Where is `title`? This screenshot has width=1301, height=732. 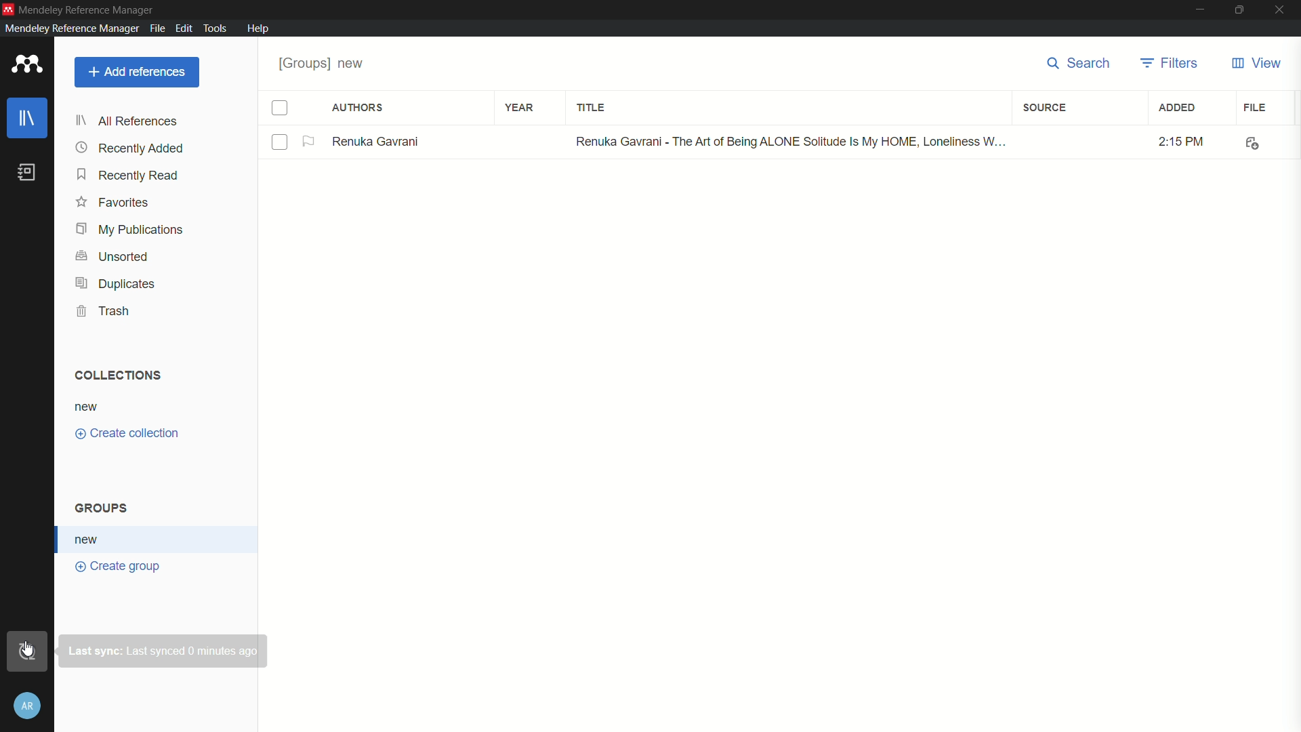
title is located at coordinates (591, 108).